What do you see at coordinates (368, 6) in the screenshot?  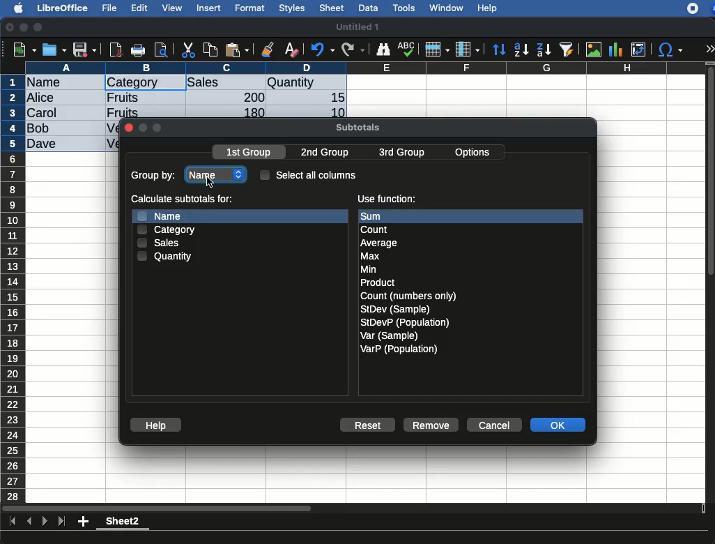 I see `data` at bounding box center [368, 6].